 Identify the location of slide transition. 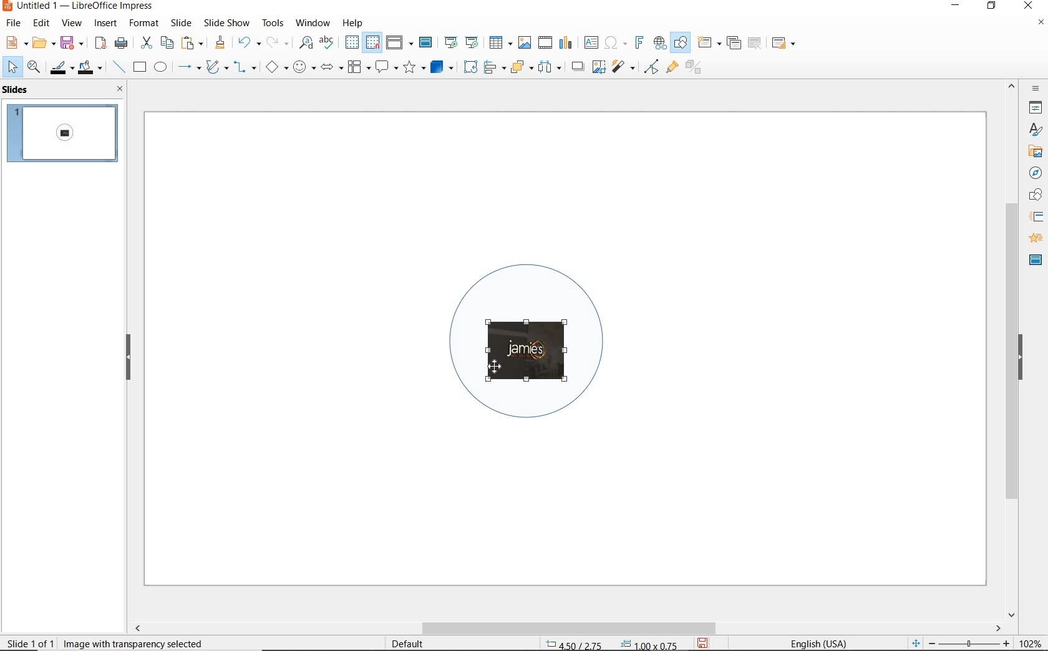
(1036, 217).